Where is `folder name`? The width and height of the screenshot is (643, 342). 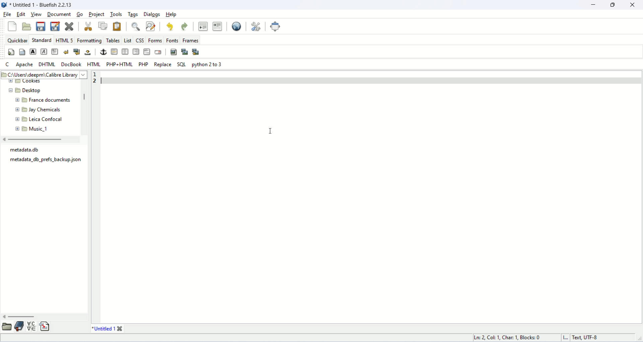 folder name is located at coordinates (40, 128).